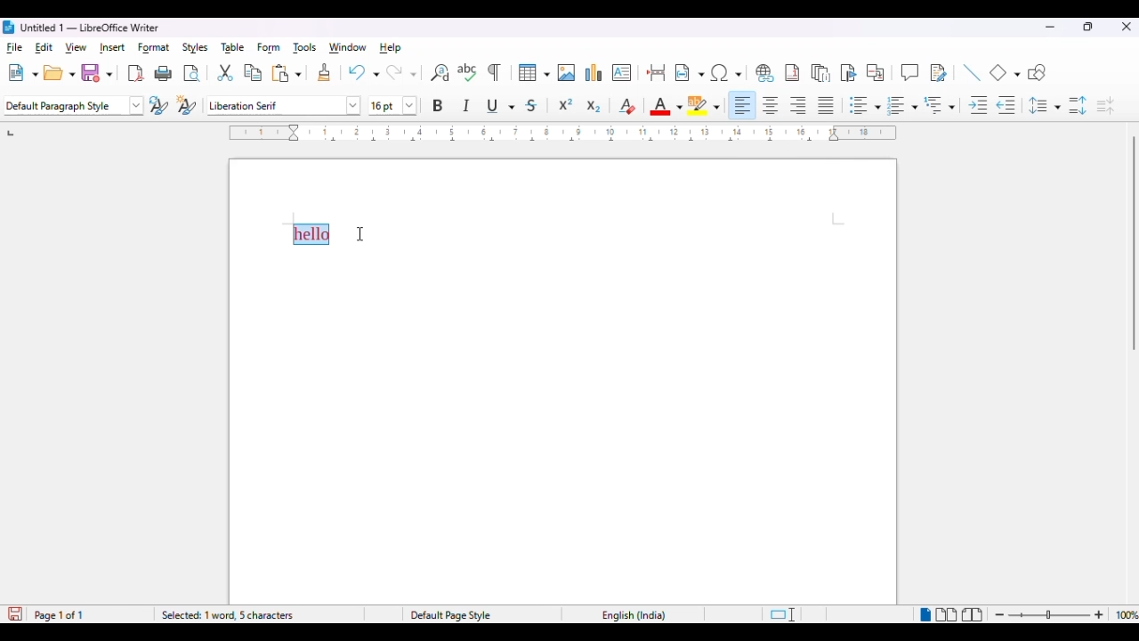  What do you see at coordinates (924, 615) in the screenshot?
I see `single-page view` at bounding box center [924, 615].